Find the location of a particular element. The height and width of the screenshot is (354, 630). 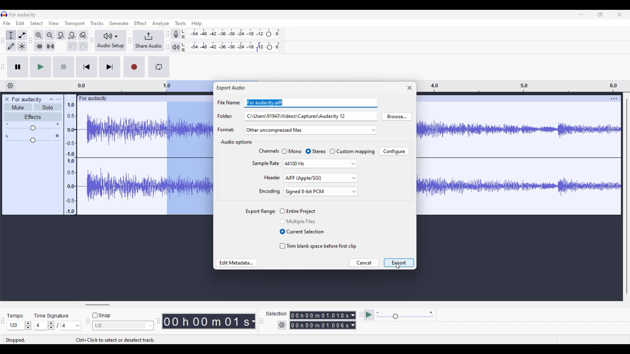

ctrl+click to select or deselect track. is located at coordinates (129, 339).